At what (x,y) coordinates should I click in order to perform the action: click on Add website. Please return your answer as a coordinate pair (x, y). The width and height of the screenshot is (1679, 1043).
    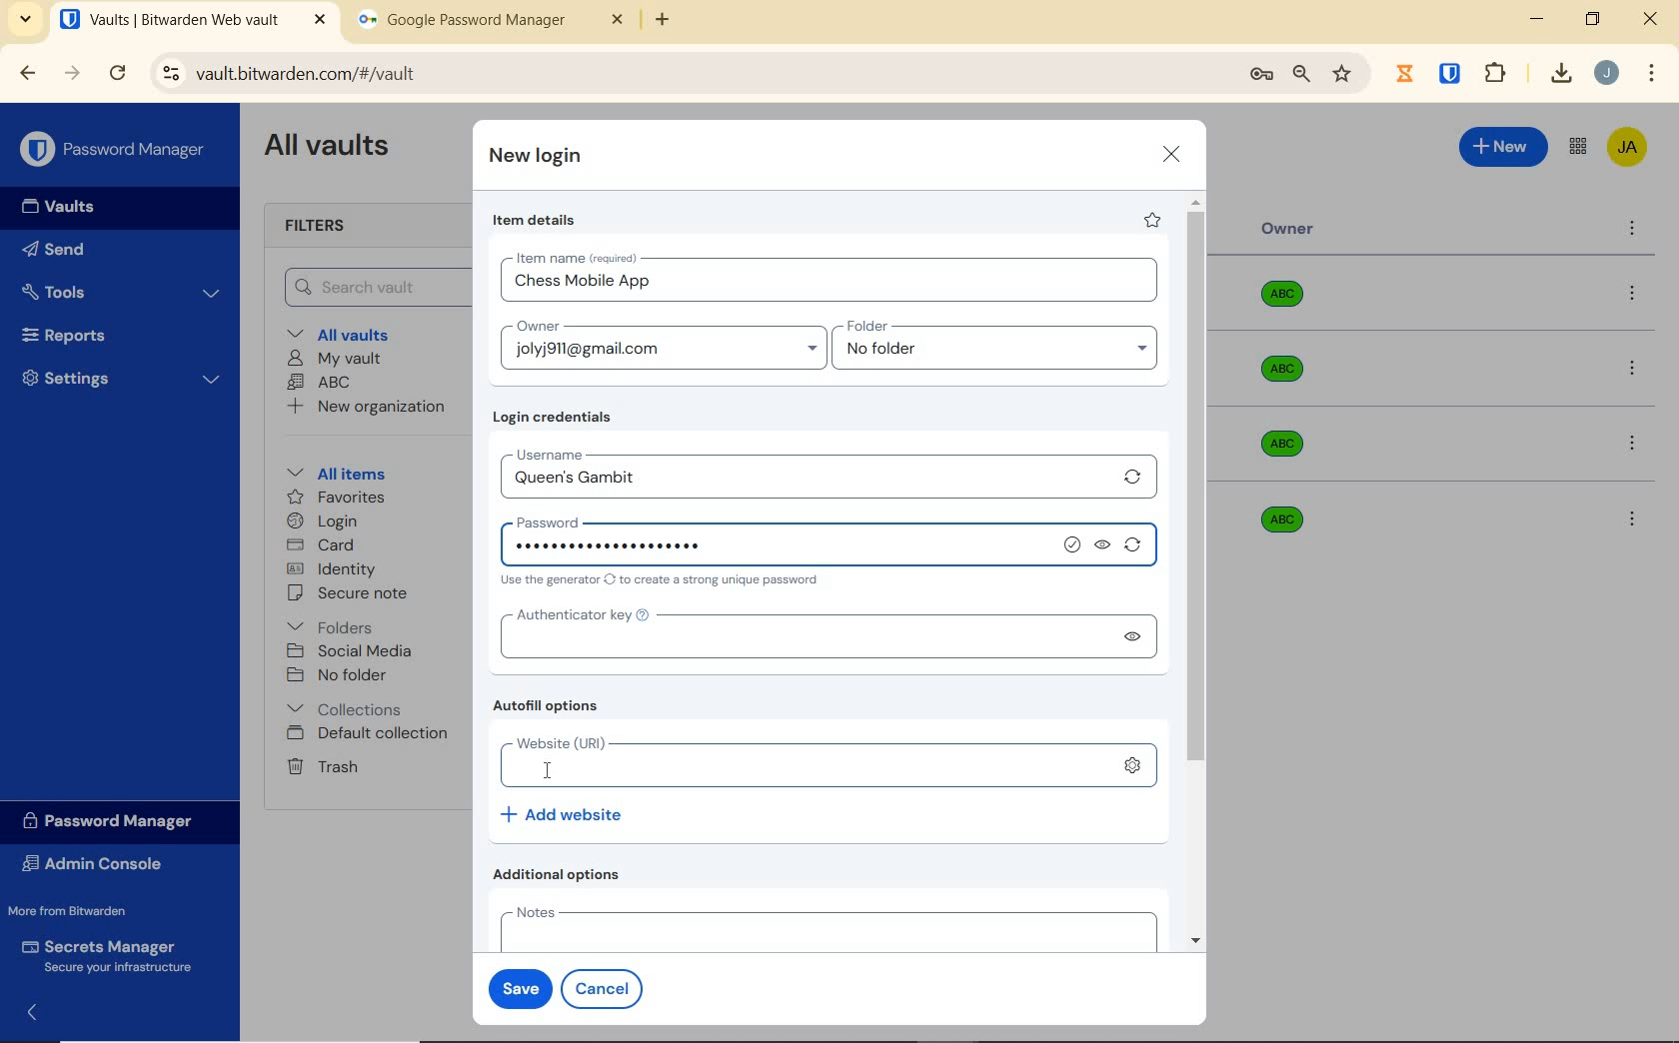
    Looking at the image, I should click on (564, 813).